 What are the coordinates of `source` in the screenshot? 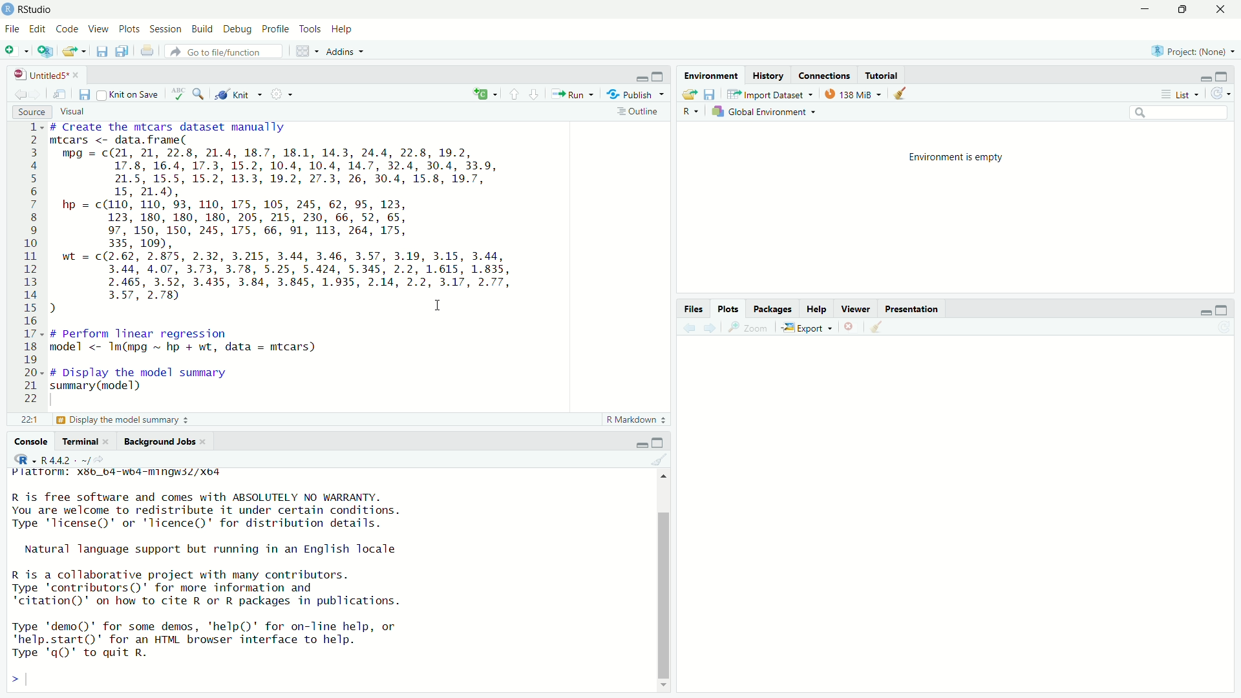 It's located at (30, 114).